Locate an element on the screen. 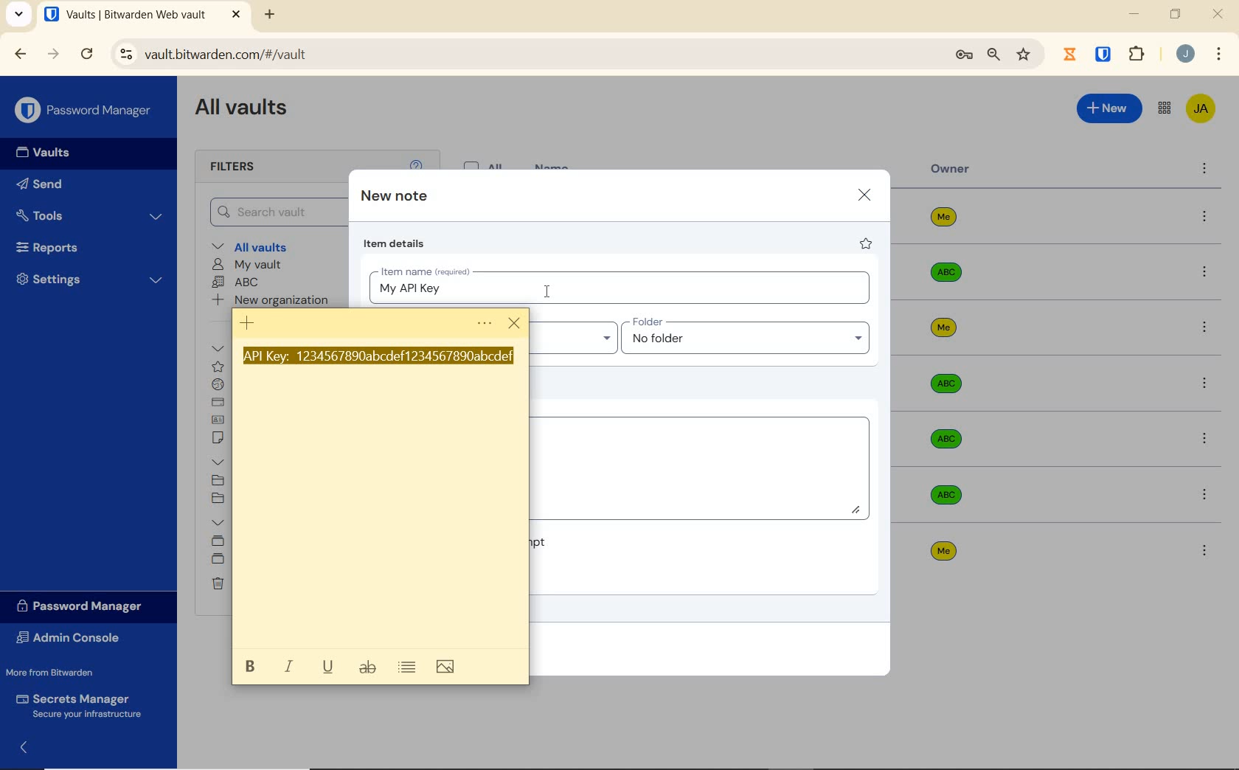 The image size is (1239, 770). card is located at coordinates (218, 403).